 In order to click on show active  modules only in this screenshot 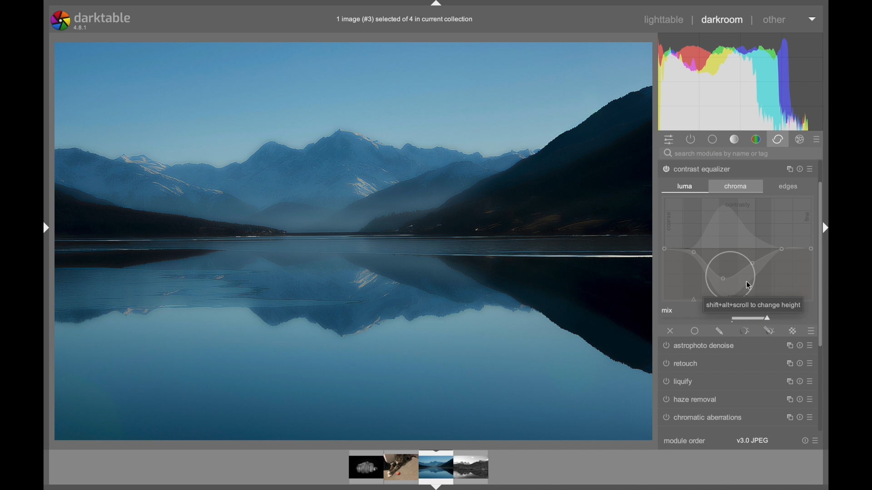, I will do `click(691, 139)`.